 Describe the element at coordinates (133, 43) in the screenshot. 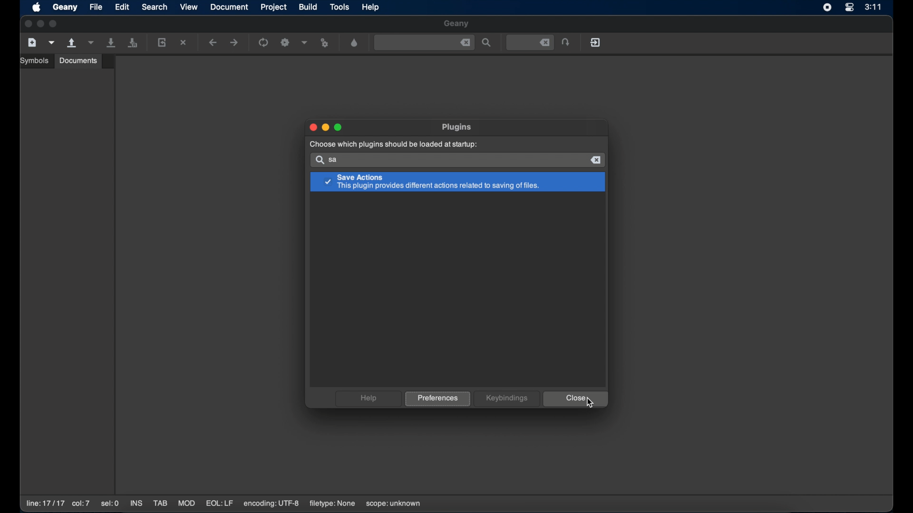

I see `save all open files` at that location.